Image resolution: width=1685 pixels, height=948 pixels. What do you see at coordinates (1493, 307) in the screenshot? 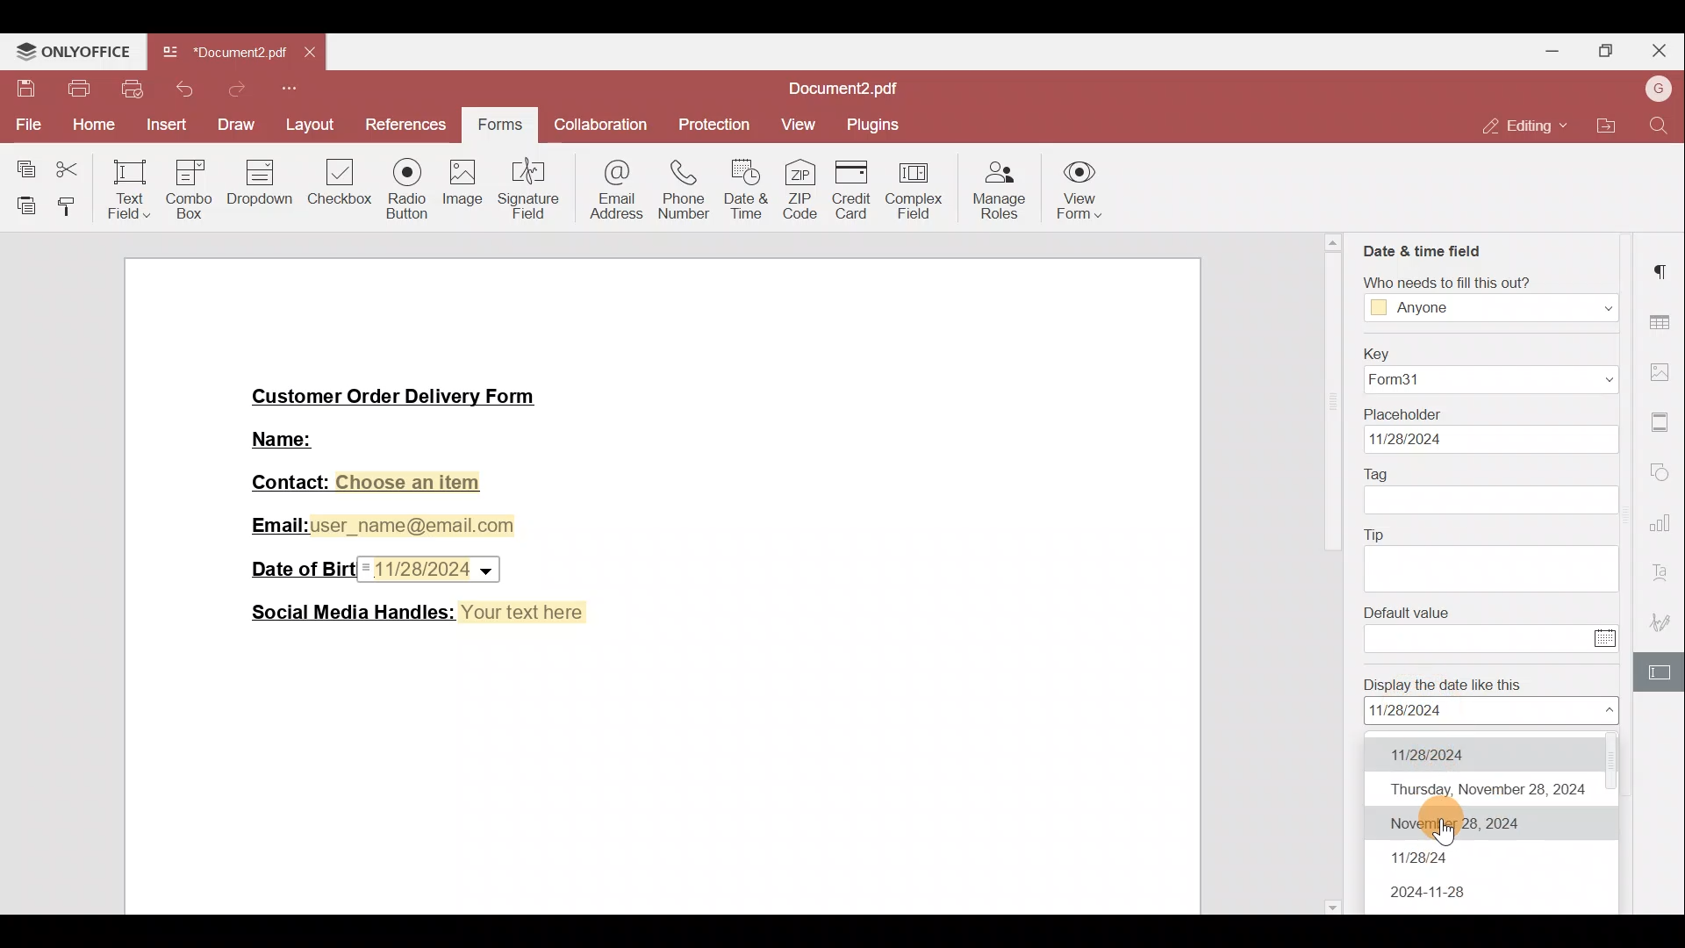
I see `Anyone` at bounding box center [1493, 307].